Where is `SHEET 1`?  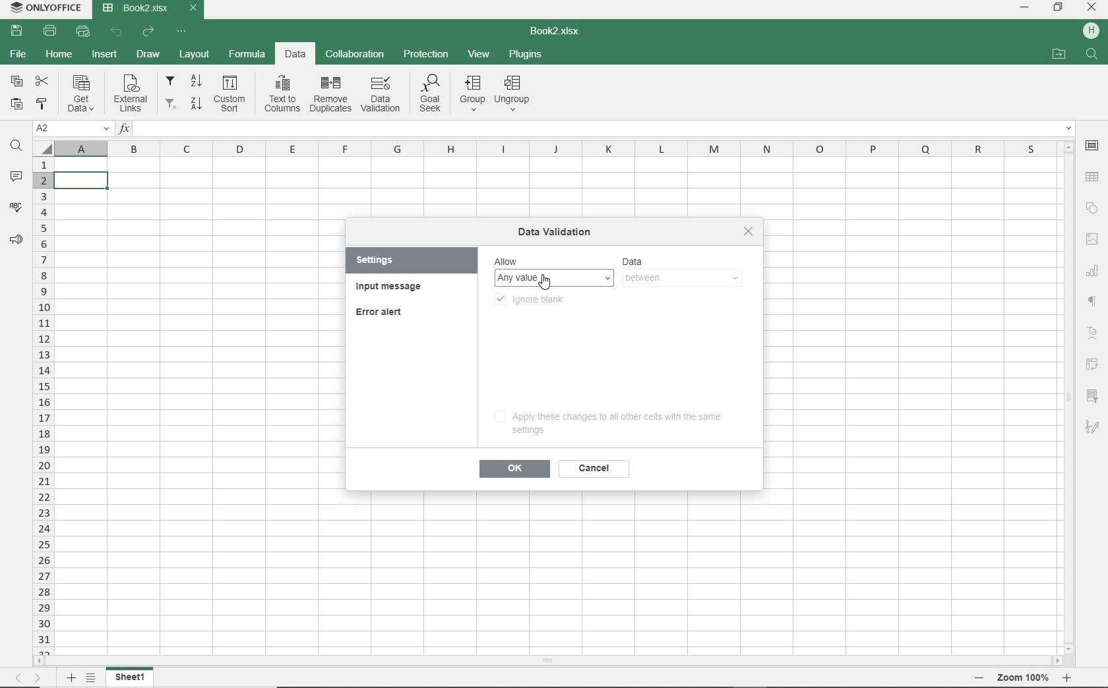 SHEET 1 is located at coordinates (131, 677).